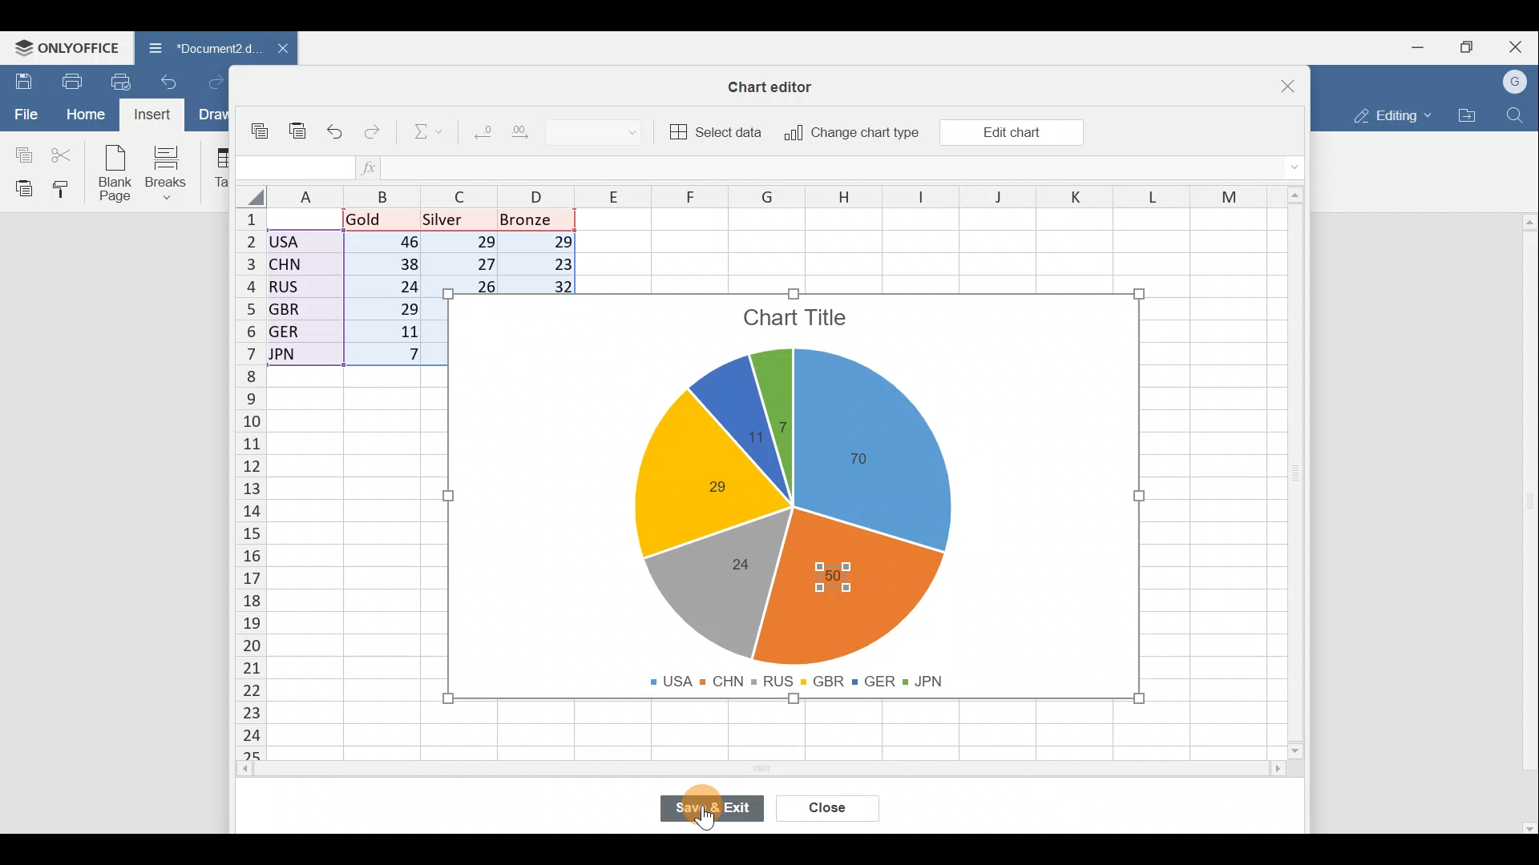 Image resolution: width=1539 pixels, height=865 pixels. What do you see at coordinates (872, 462) in the screenshot?
I see `Chart label` at bounding box center [872, 462].